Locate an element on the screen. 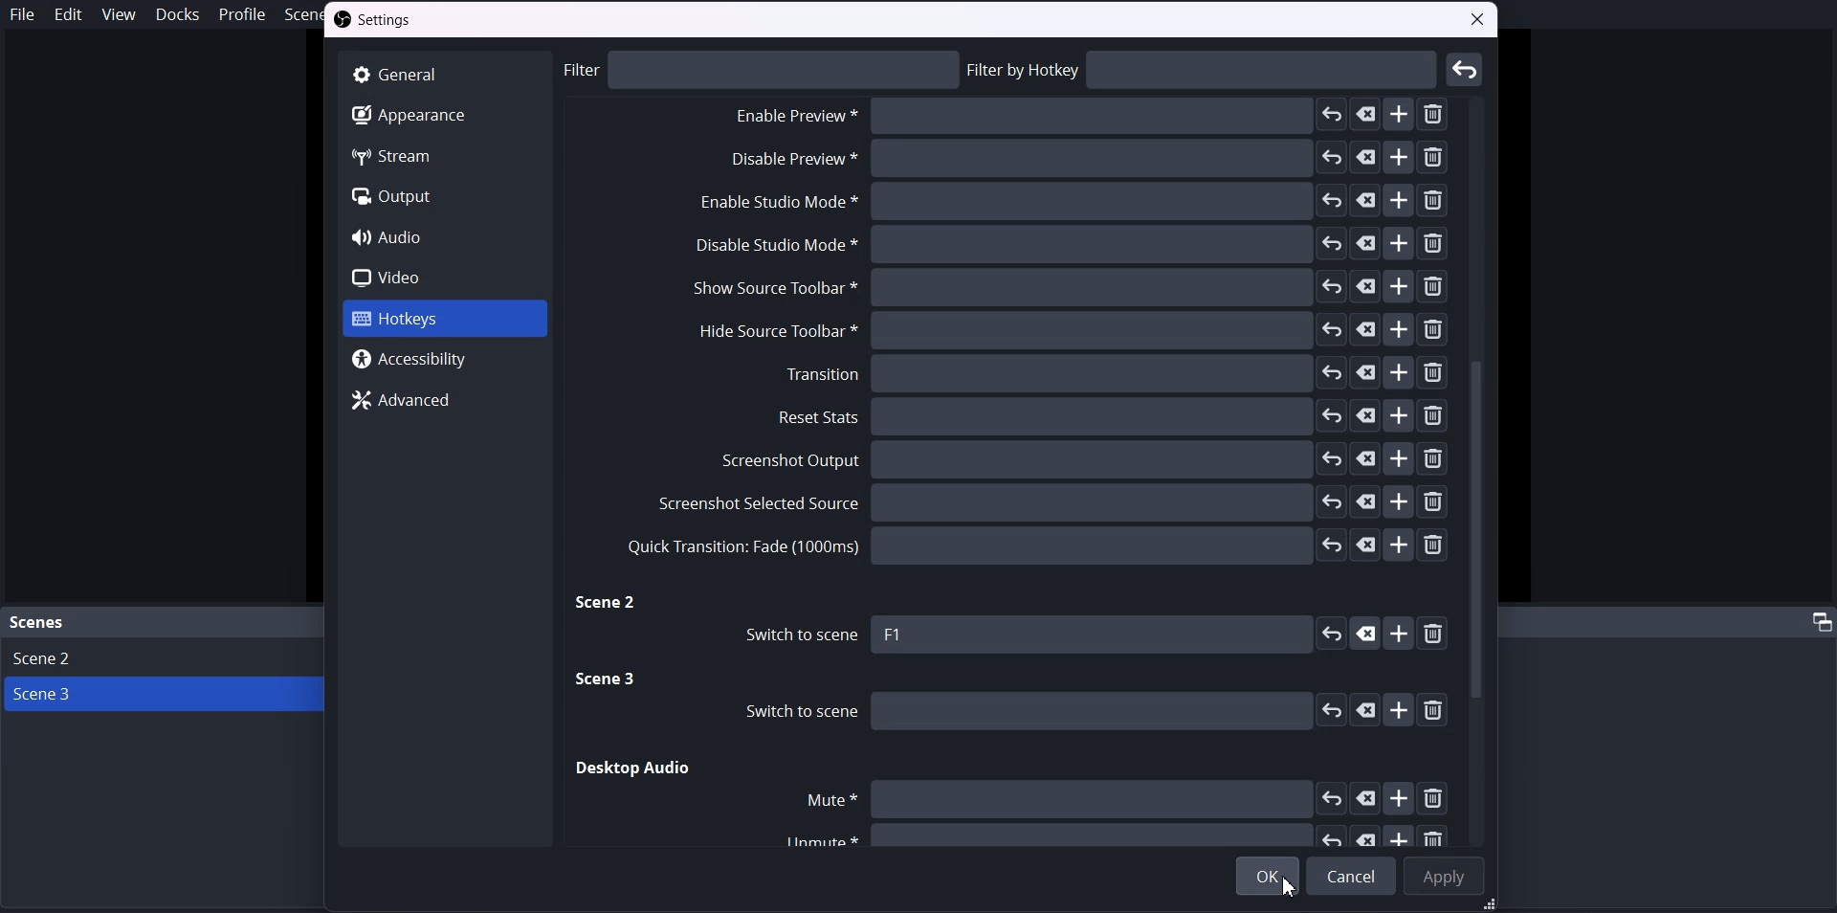  Disable studio mode is located at coordinates (1070, 245).